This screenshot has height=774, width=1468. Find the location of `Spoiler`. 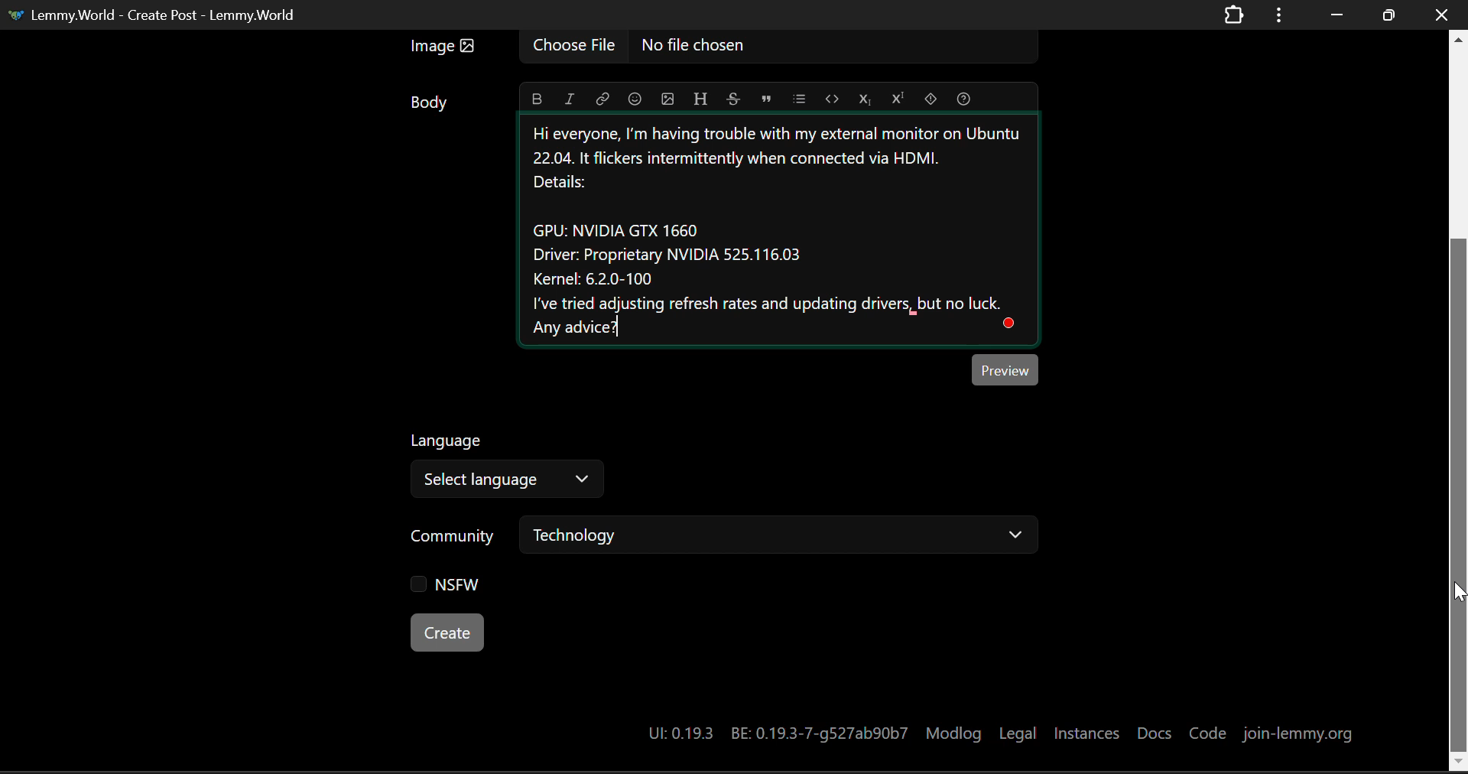

Spoiler is located at coordinates (930, 96).